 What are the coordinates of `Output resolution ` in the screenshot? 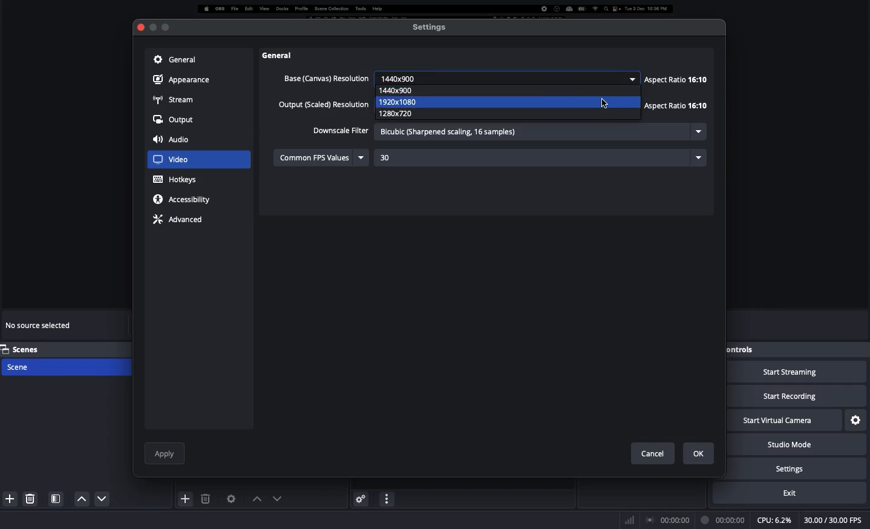 It's located at (325, 106).